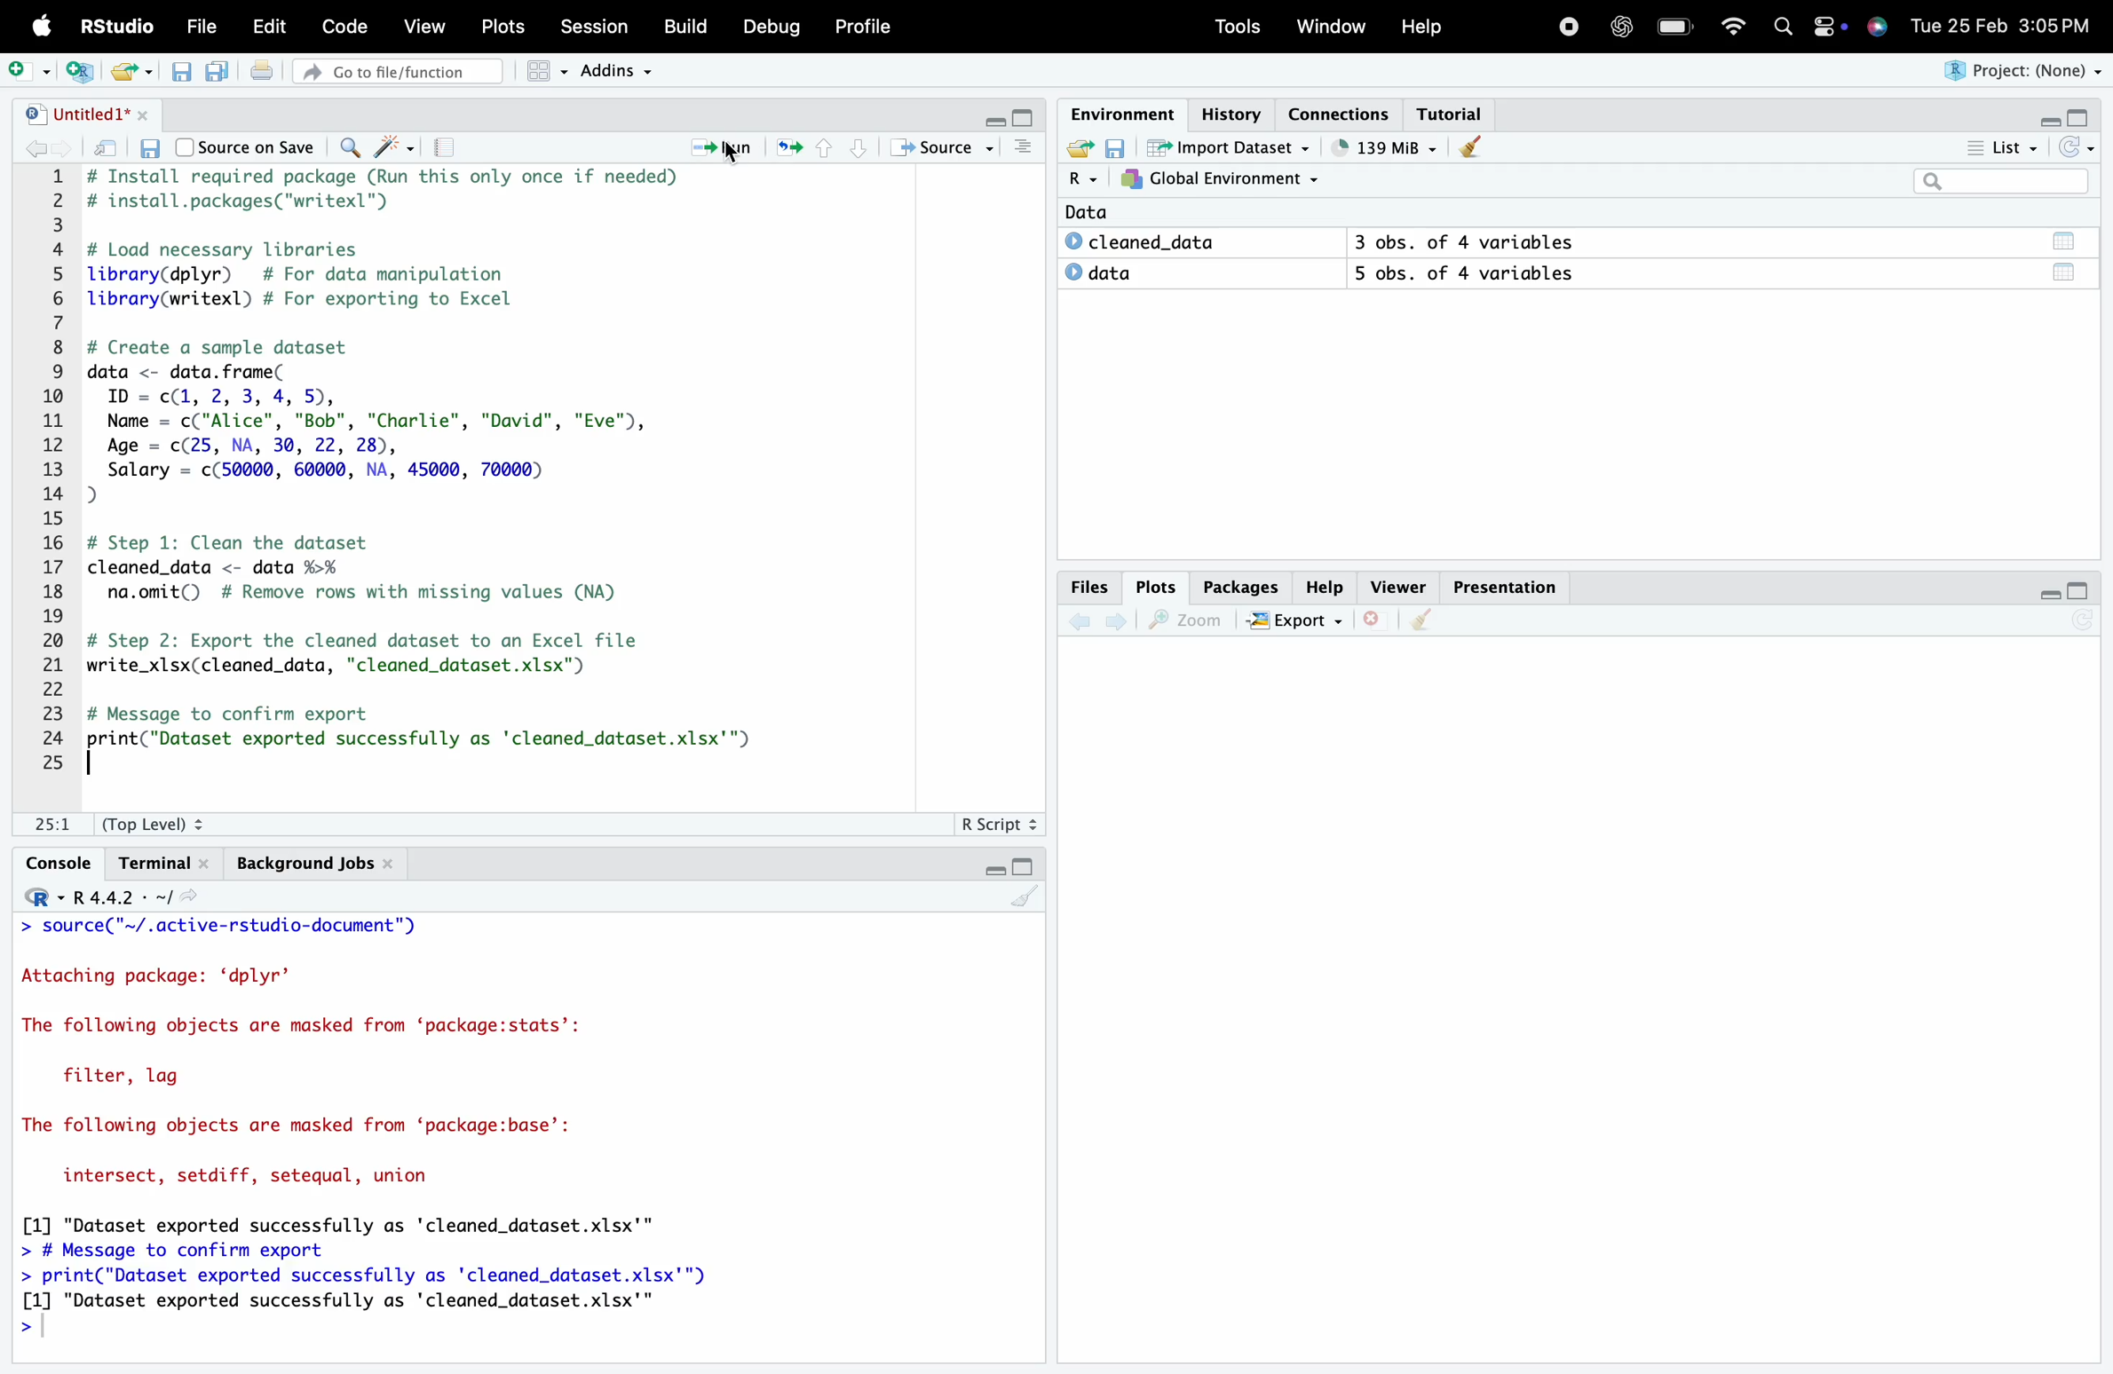 The width and height of the screenshot is (2113, 1374). Describe the element at coordinates (1398, 587) in the screenshot. I see `Viewer` at that location.